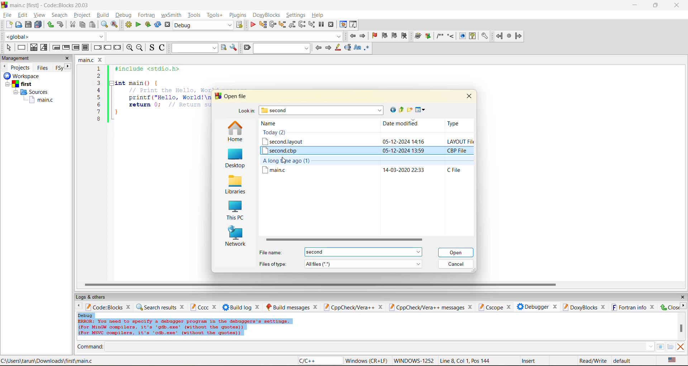 Image resolution: width=688 pixels, height=366 pixels. Describe the element at coordinates (352, 36) in the screenshot. I see `jump back` at that location.